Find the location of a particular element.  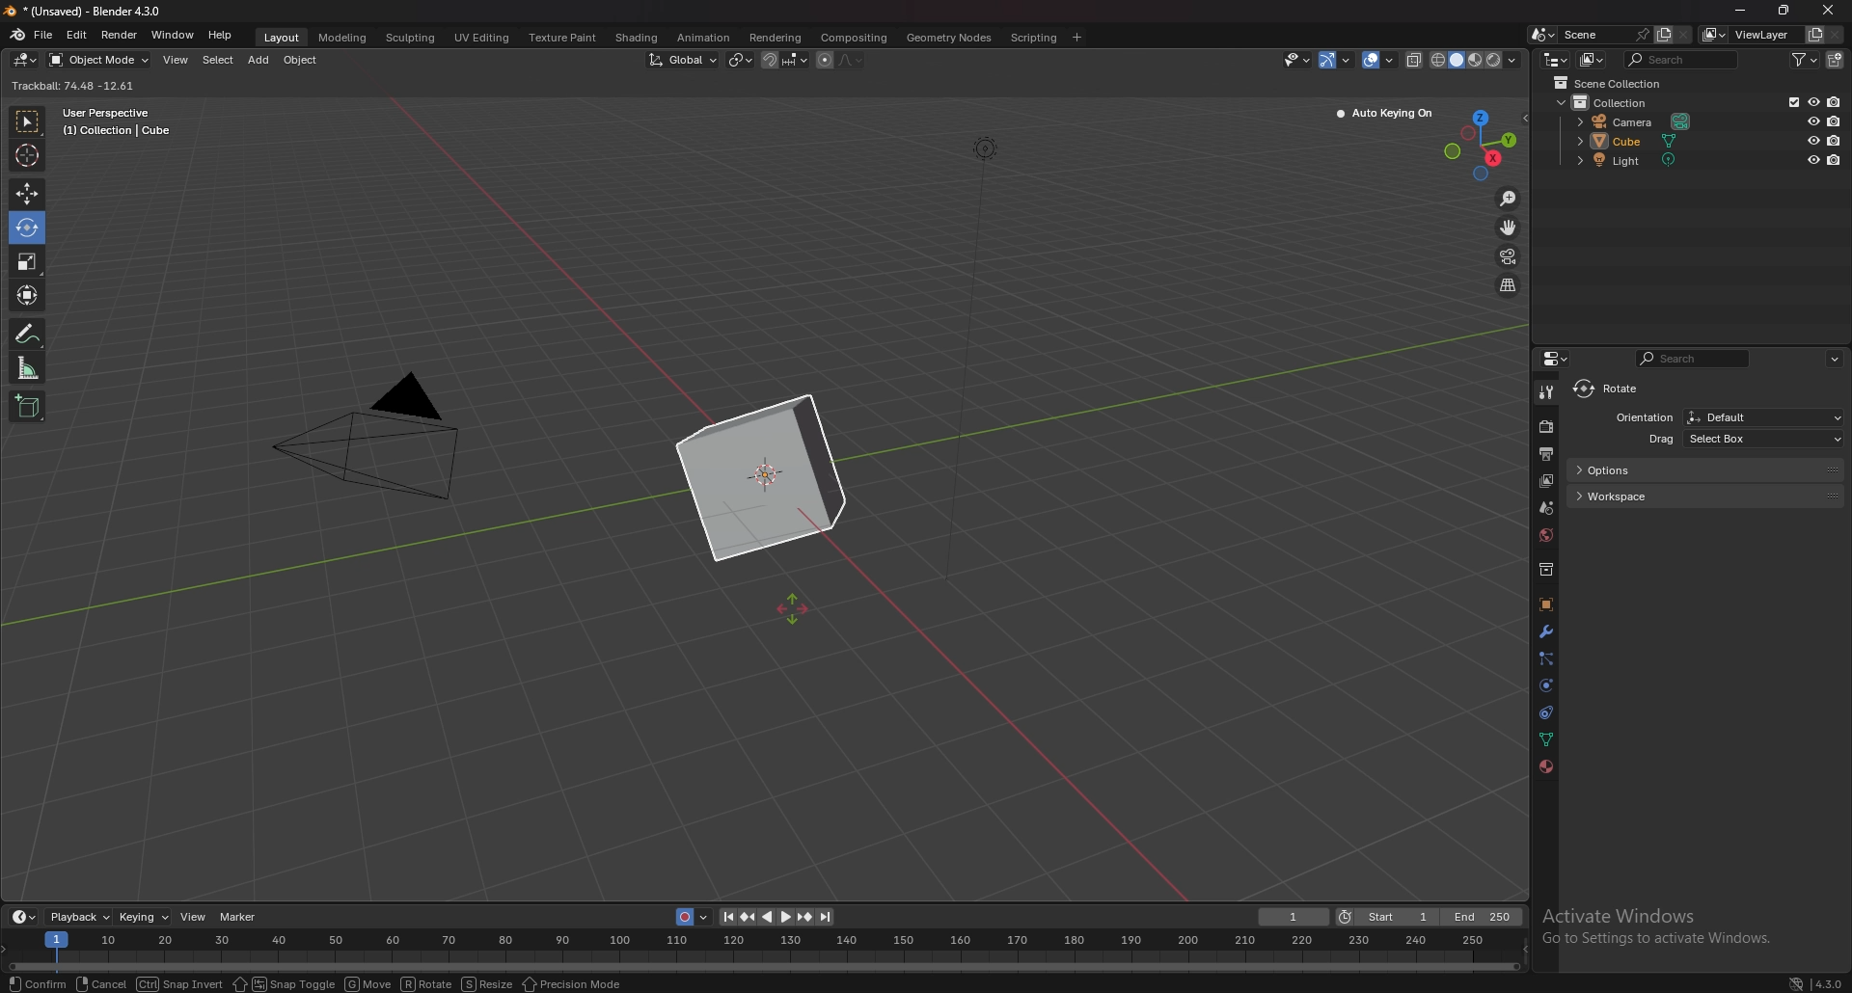

view port shading is located at coordinates (1477, 60).